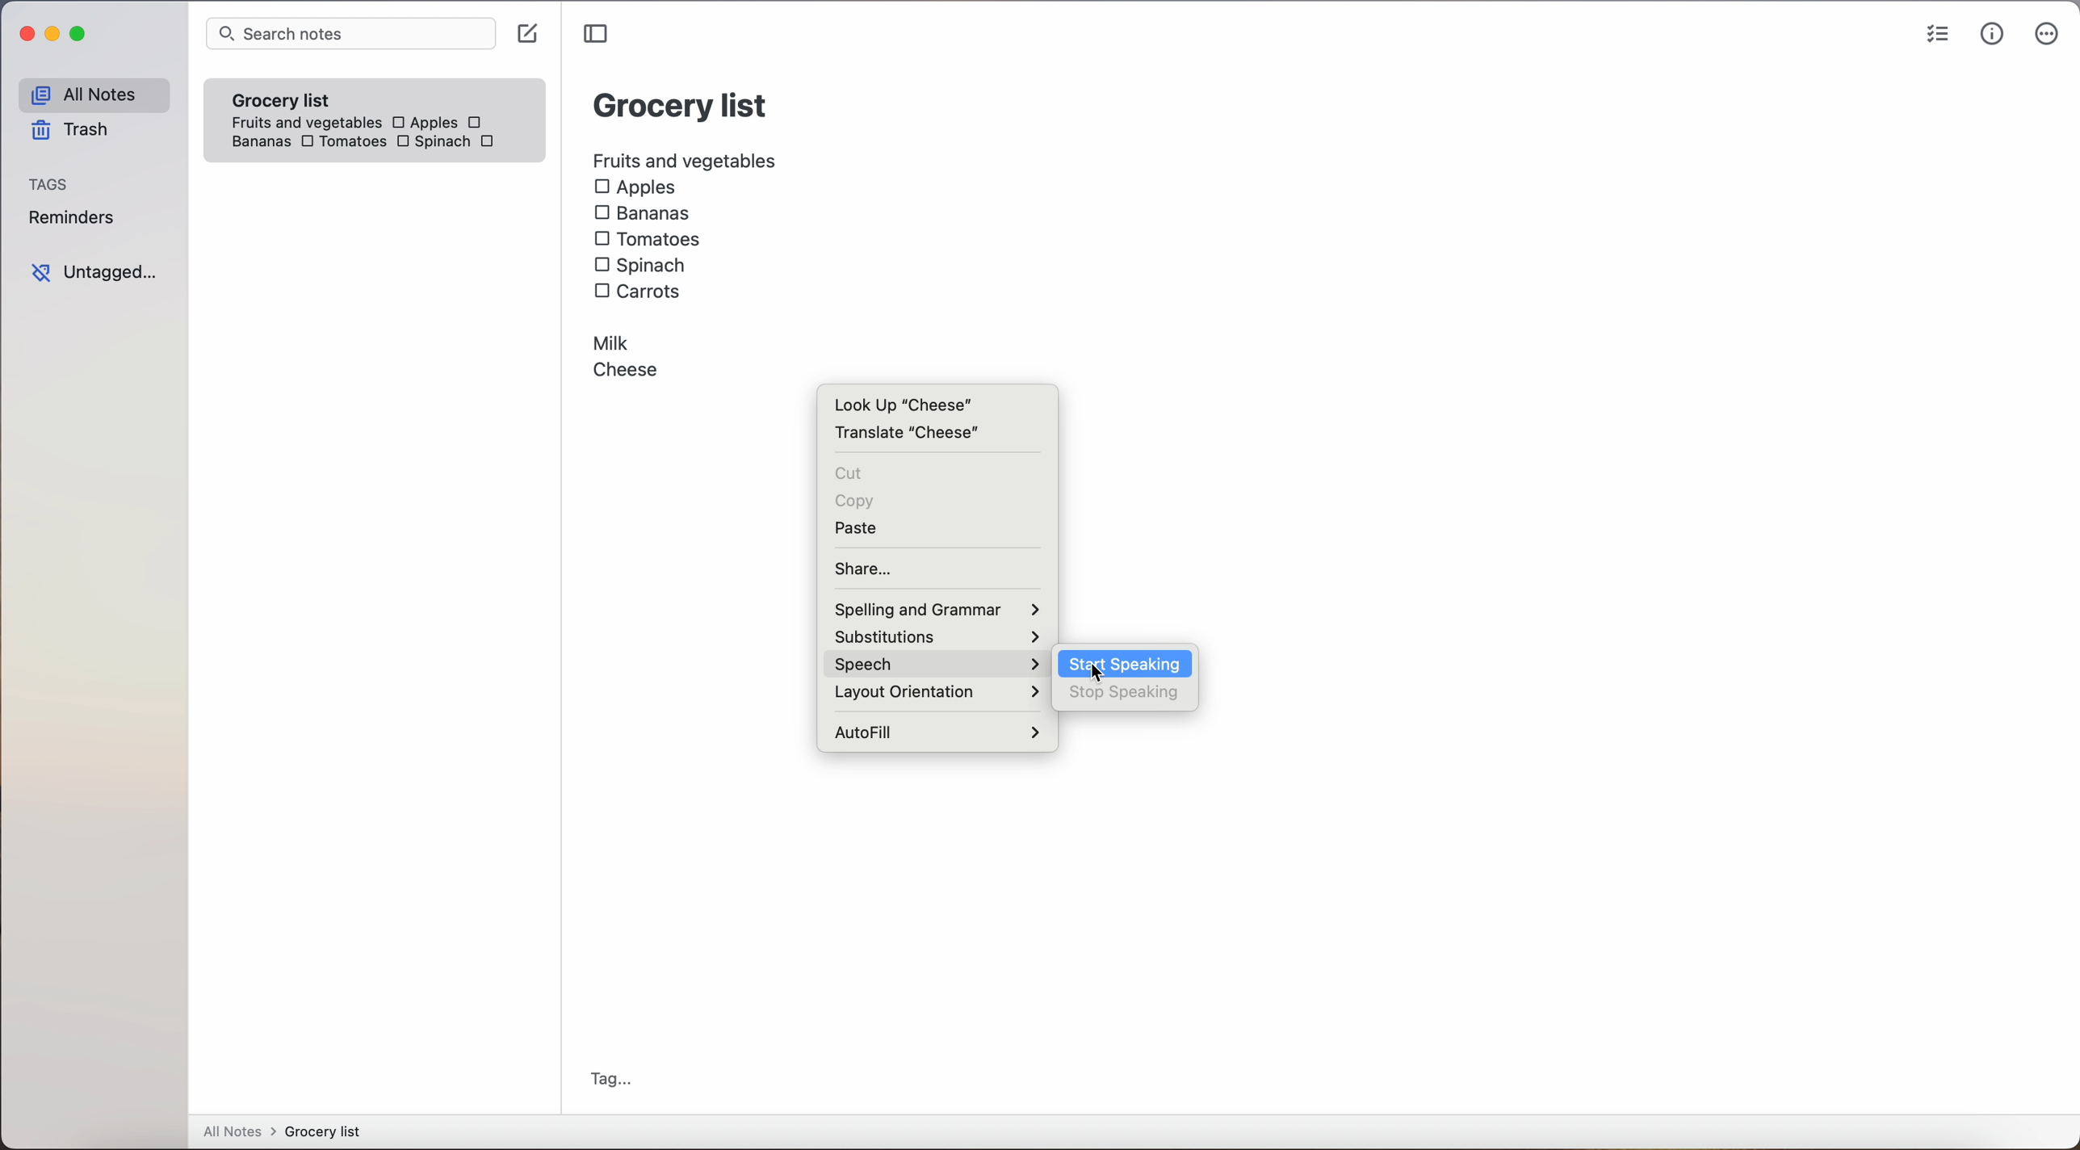 The image size is (2080, 1150). Describe the element at coordinates (1097, 670) in the screenshot. I see `cursor` at that location.